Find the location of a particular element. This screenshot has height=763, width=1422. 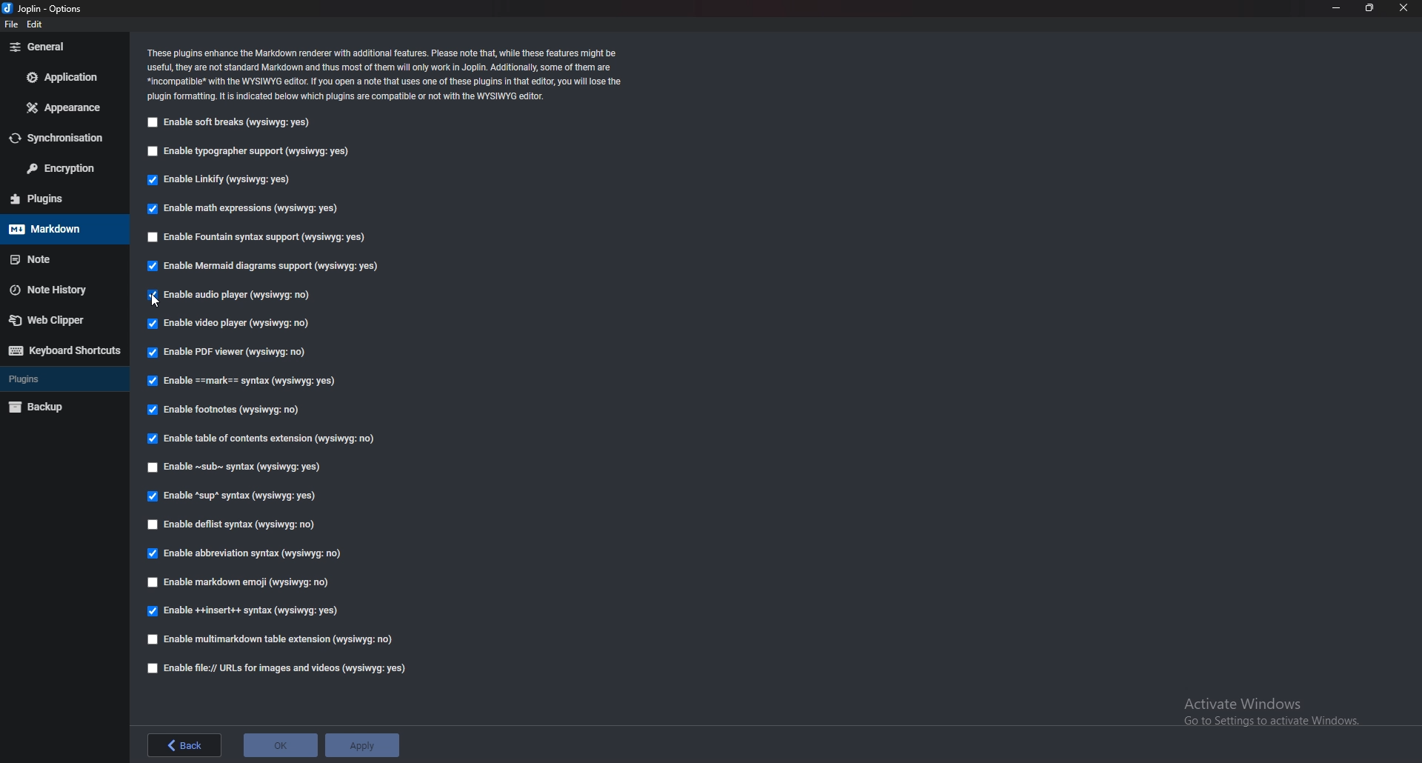

Appearance is located at coordinates (64, 109).